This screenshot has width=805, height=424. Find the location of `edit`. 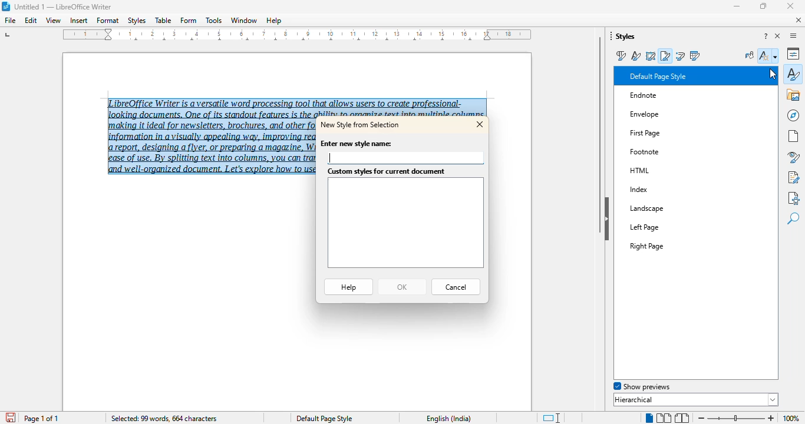

edit is located at coordinates (31, 21).